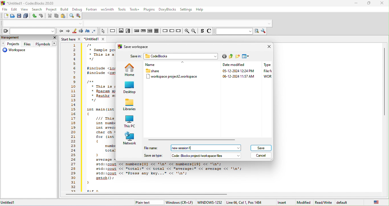 The image size is (389, 206). What do you see at coordinates (121, 32) in the screenshot?
I see `decision` at bounding box center [121, 32].